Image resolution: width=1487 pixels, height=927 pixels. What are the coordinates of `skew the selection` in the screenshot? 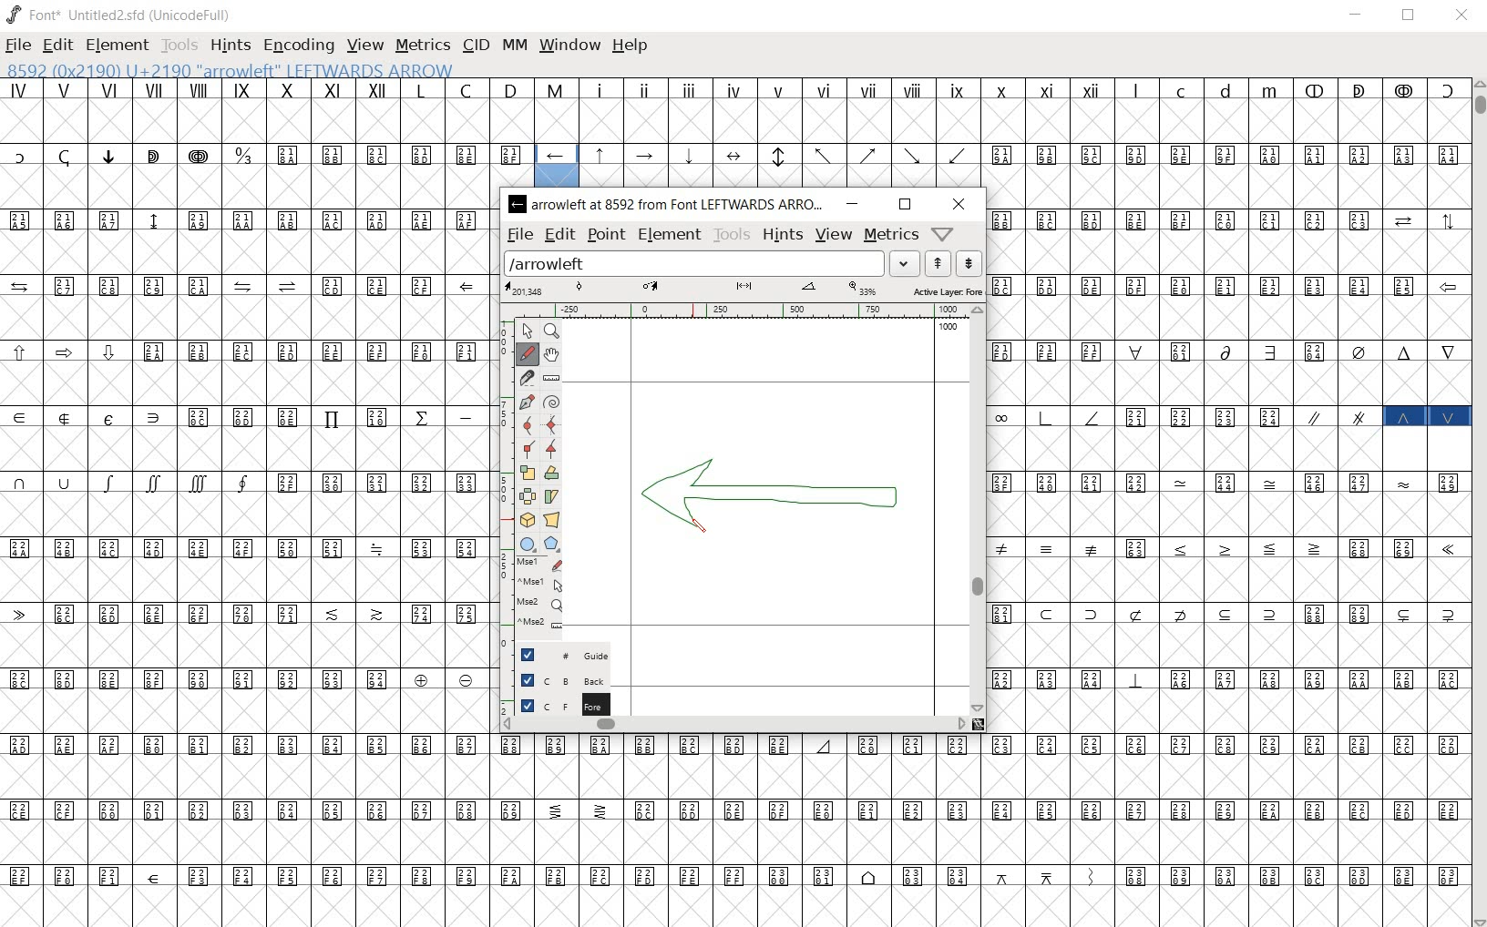 It's located at (552, 496).